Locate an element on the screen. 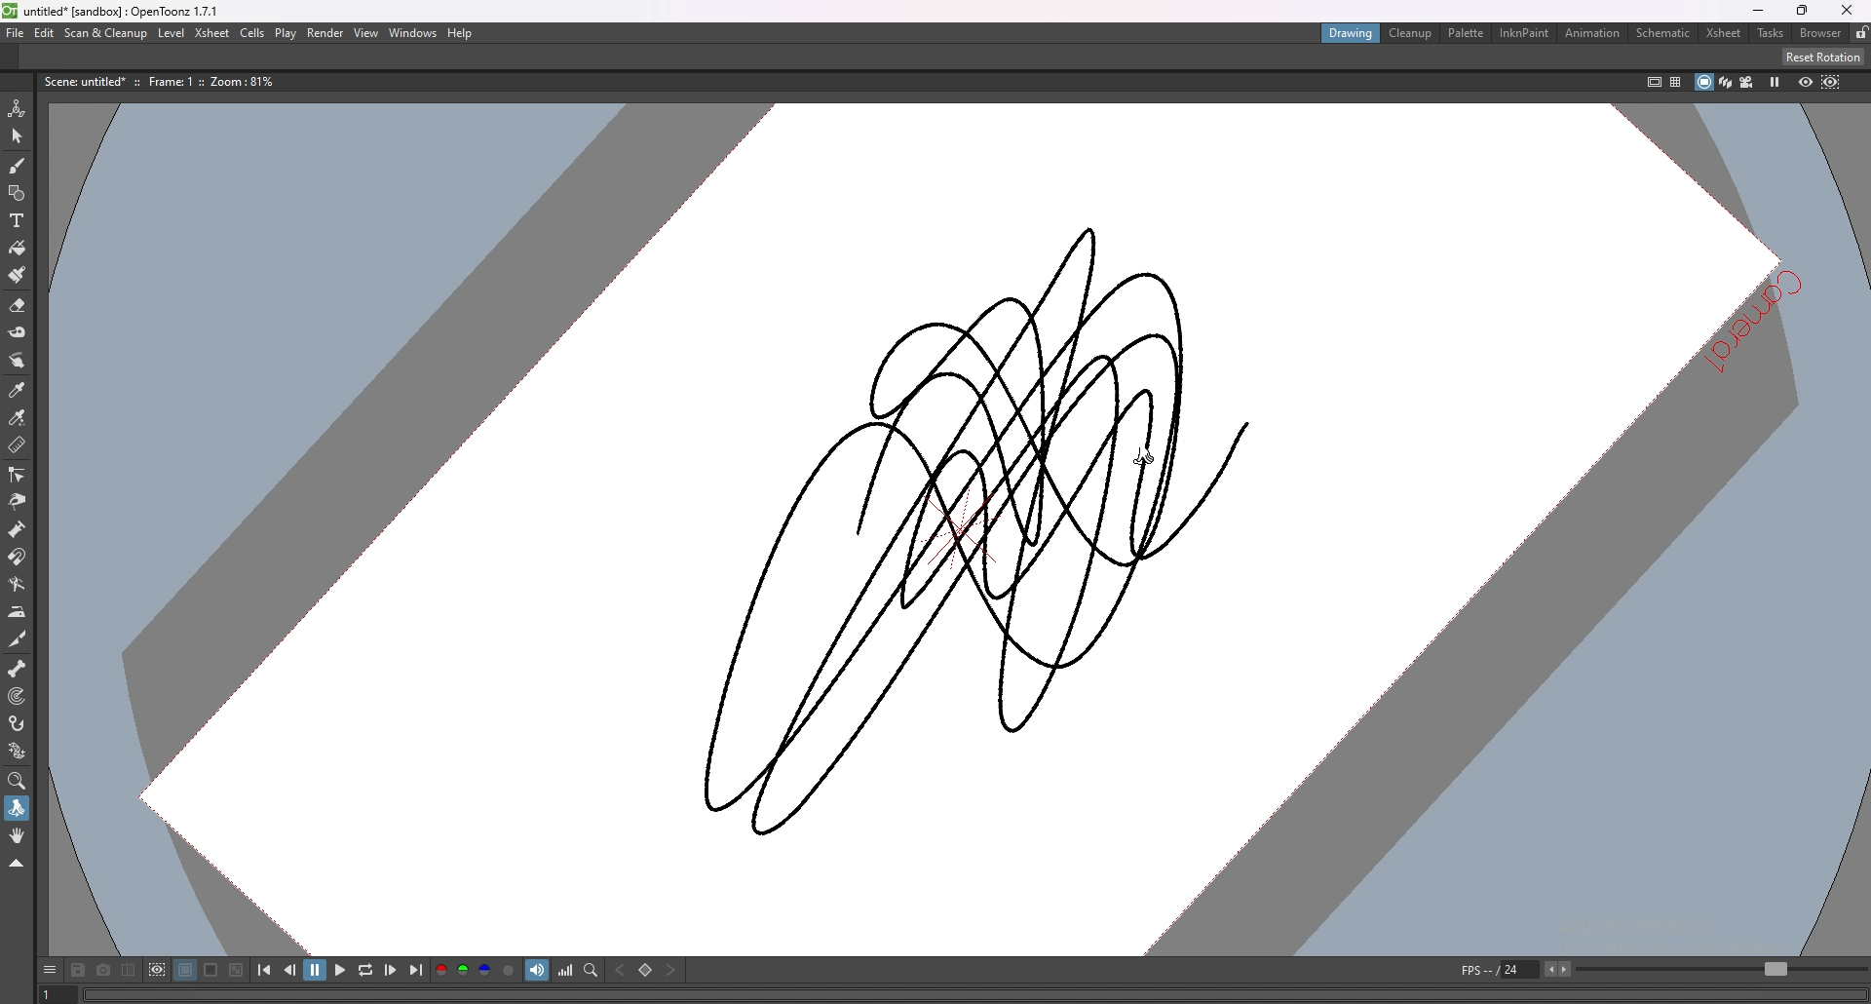  define sub camera is located at coordinates (158, 970).